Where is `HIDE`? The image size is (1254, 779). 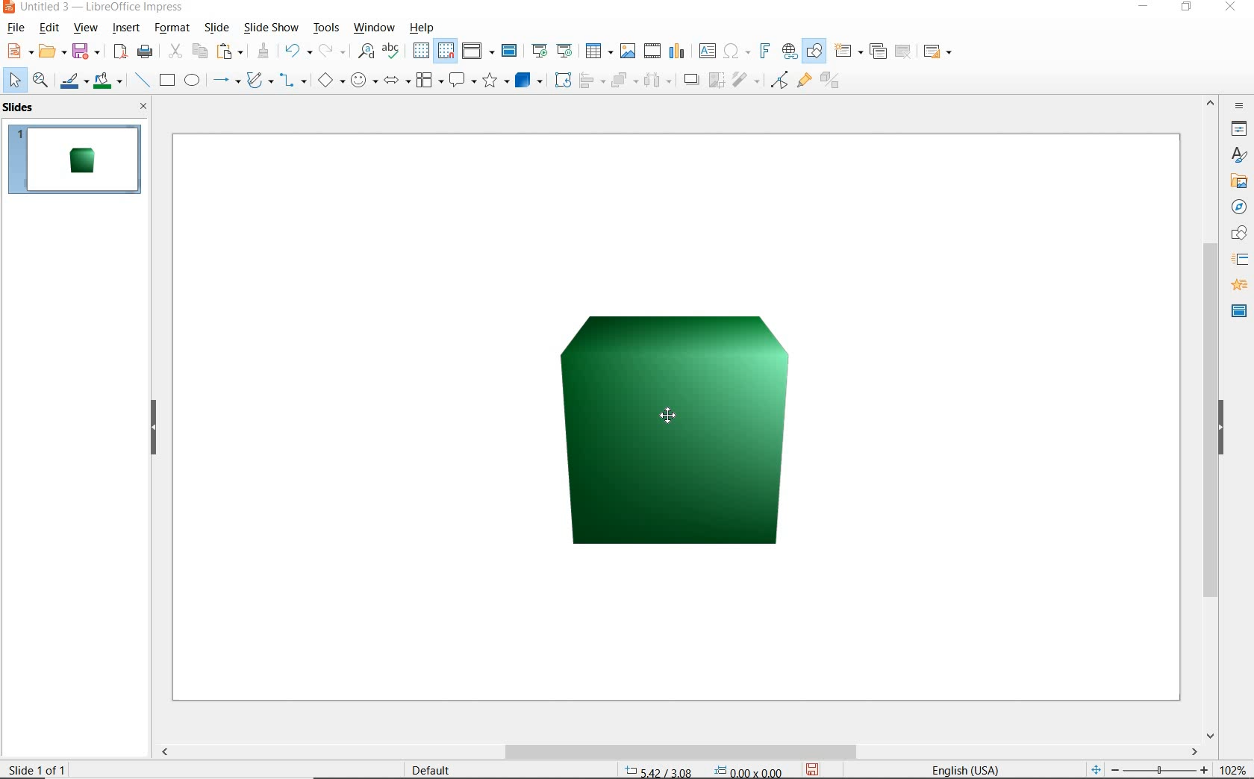 HIDE is located at coordinates (1232, 430).